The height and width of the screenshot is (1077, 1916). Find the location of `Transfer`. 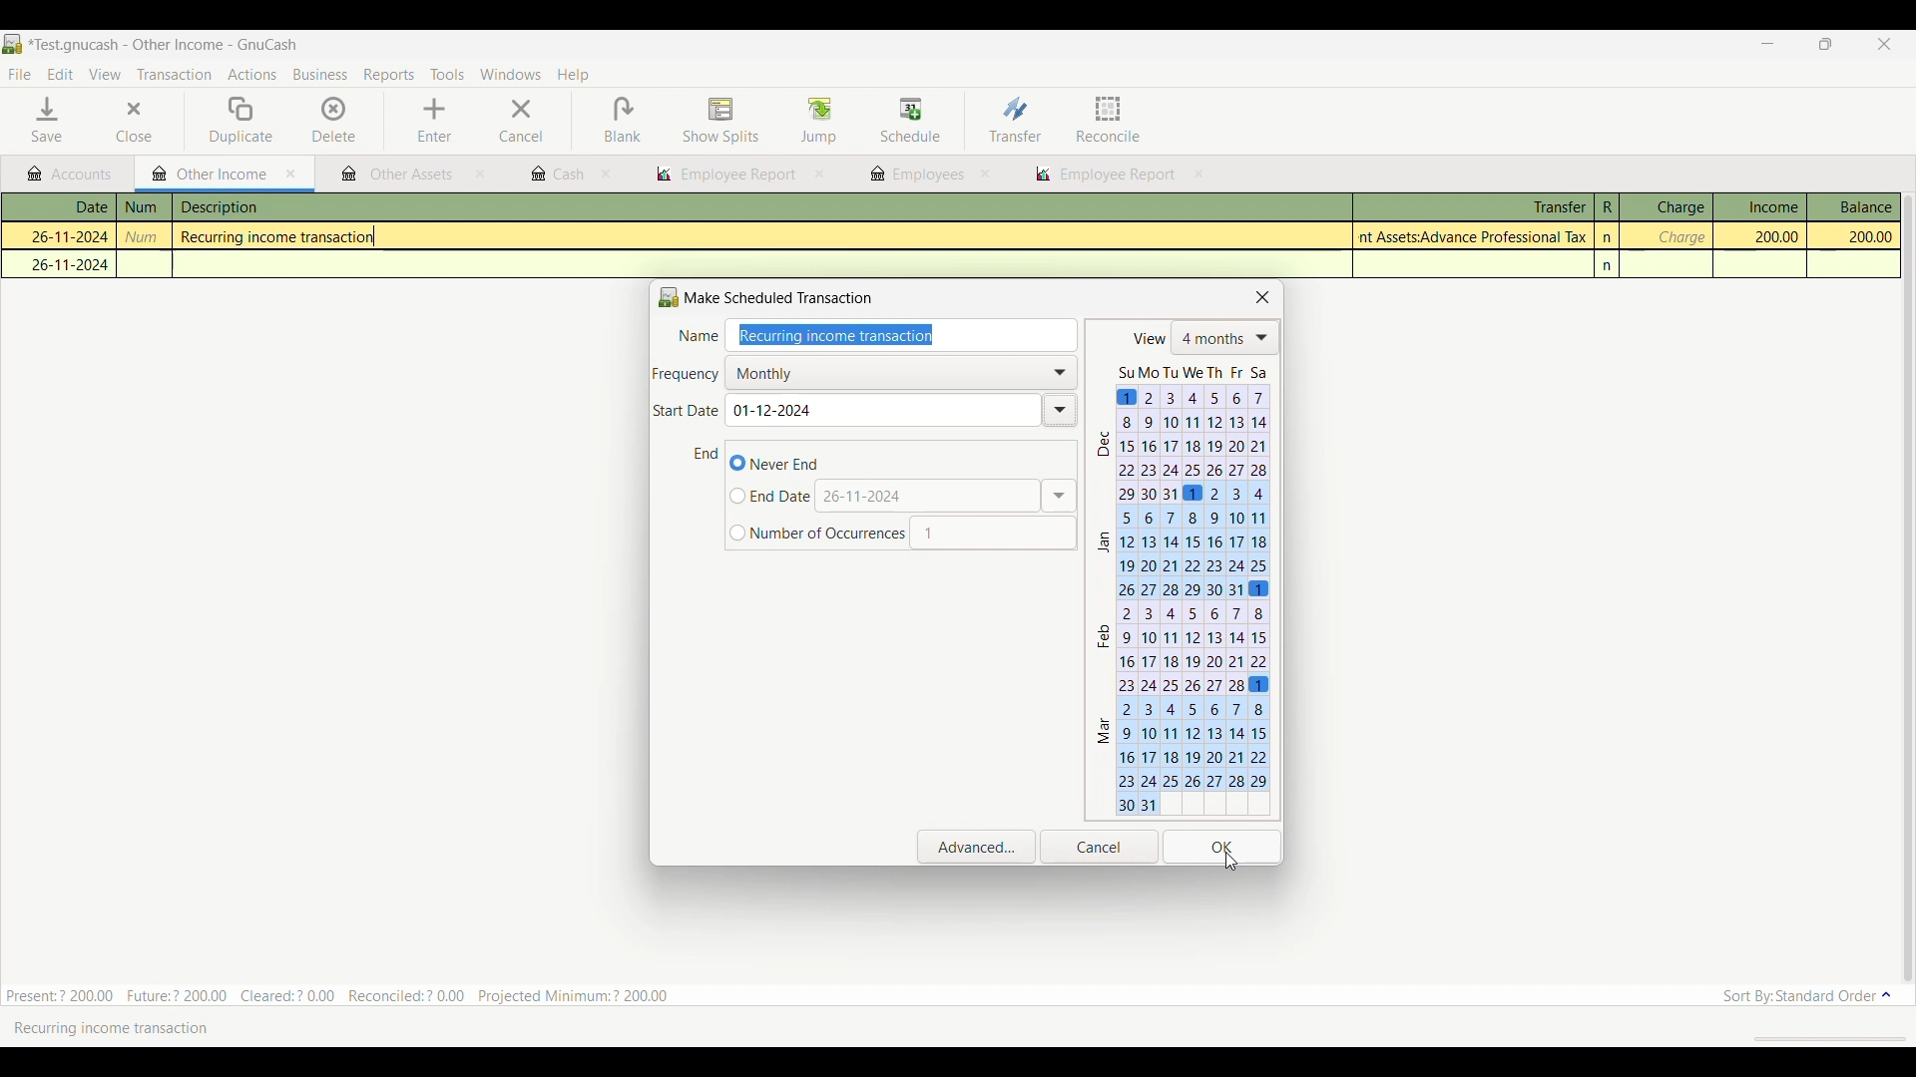

Transfer is located at coordinates (1015, 119).